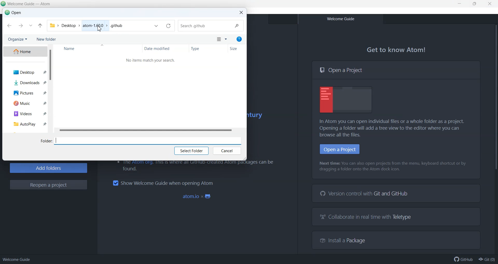 This screenshot has height=264, width=498. What do you see at coordinates (31, 26) in the screenshot?
I see `Recent Location` at bounding box center [31, 26].